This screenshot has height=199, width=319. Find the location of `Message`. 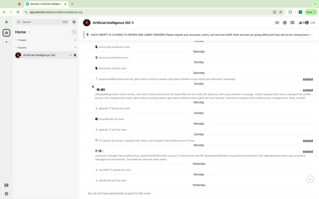

Message is located at coordinates (109, 119).